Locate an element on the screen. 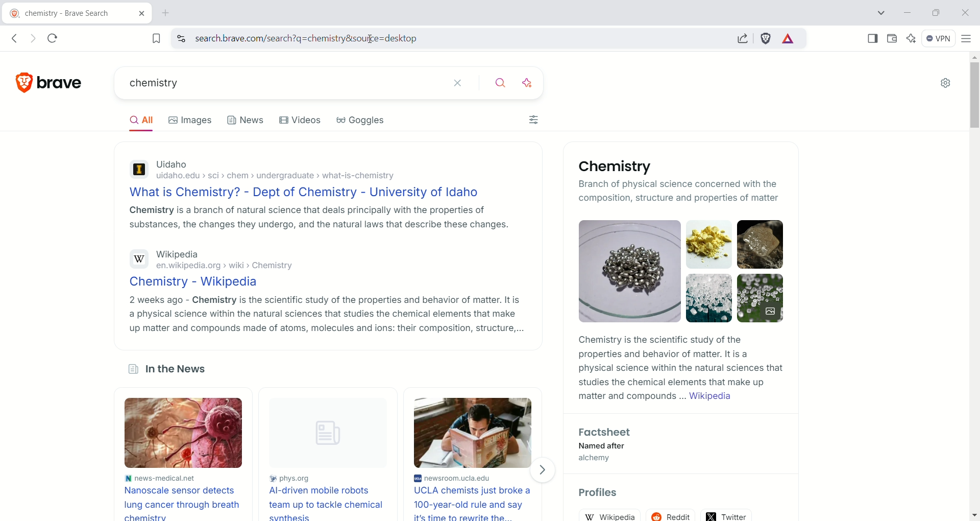 The width and height of the screenshot is (980, 521). click to go forward, hold to see history is located at coordinates (35, 39).